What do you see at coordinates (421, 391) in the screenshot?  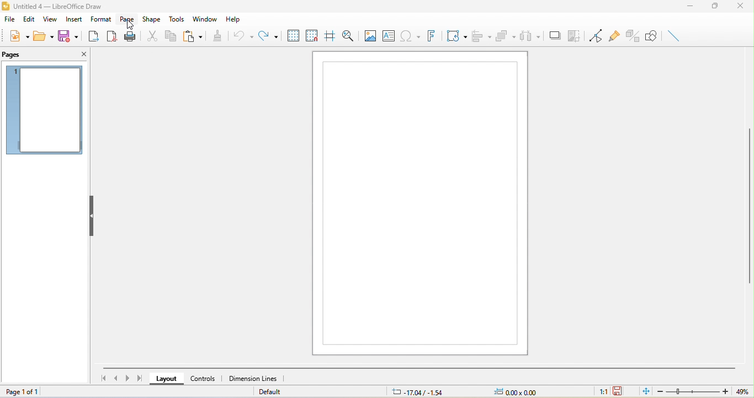 I see `-17.04/-1.54` at bounding box center [421, 391].